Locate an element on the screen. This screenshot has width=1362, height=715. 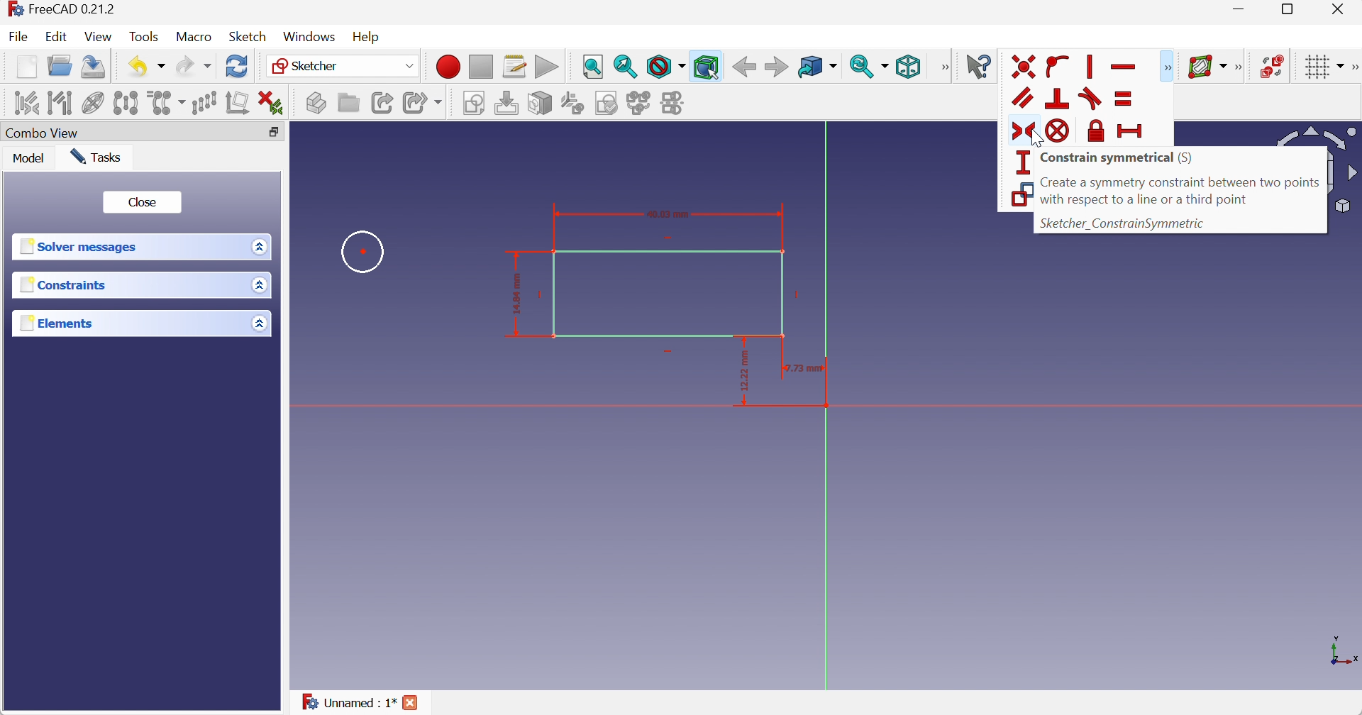
Create part is located at coordinates (316, 102).